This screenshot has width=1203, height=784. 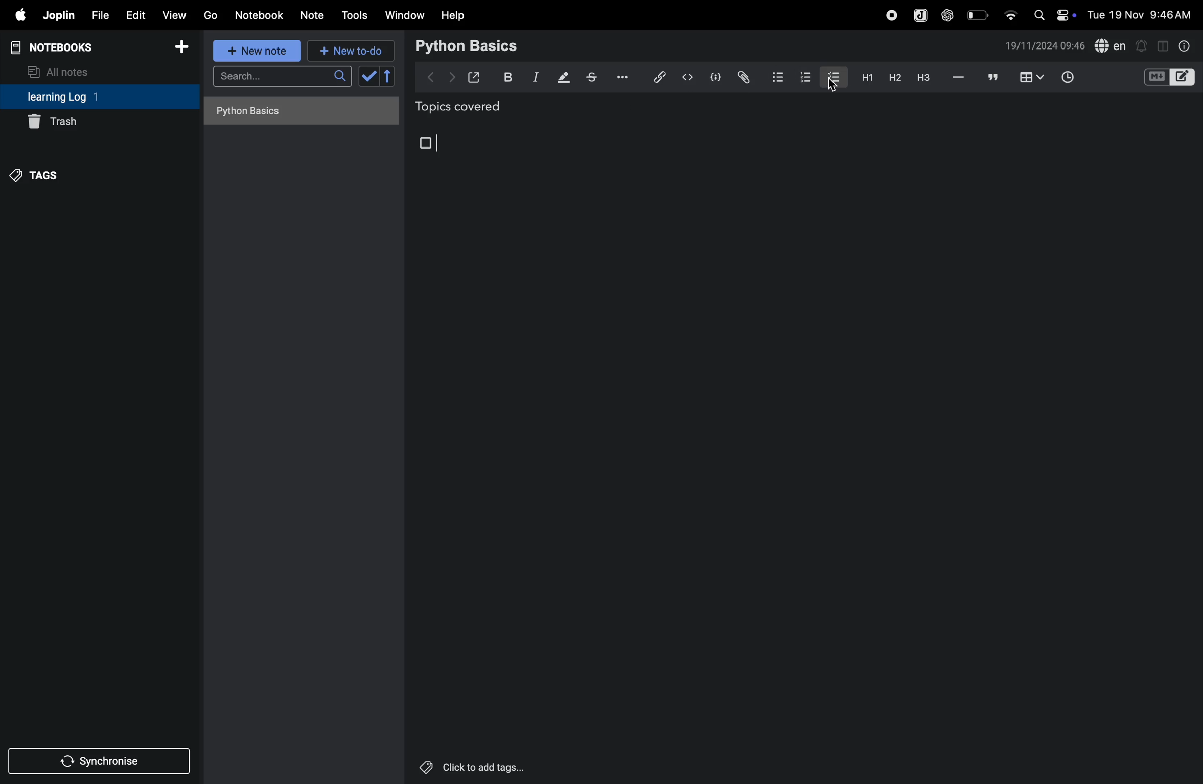 What do you see at coordinates (98, 16) in the screenshot?
I see `file` at bounding box center [98, 16].